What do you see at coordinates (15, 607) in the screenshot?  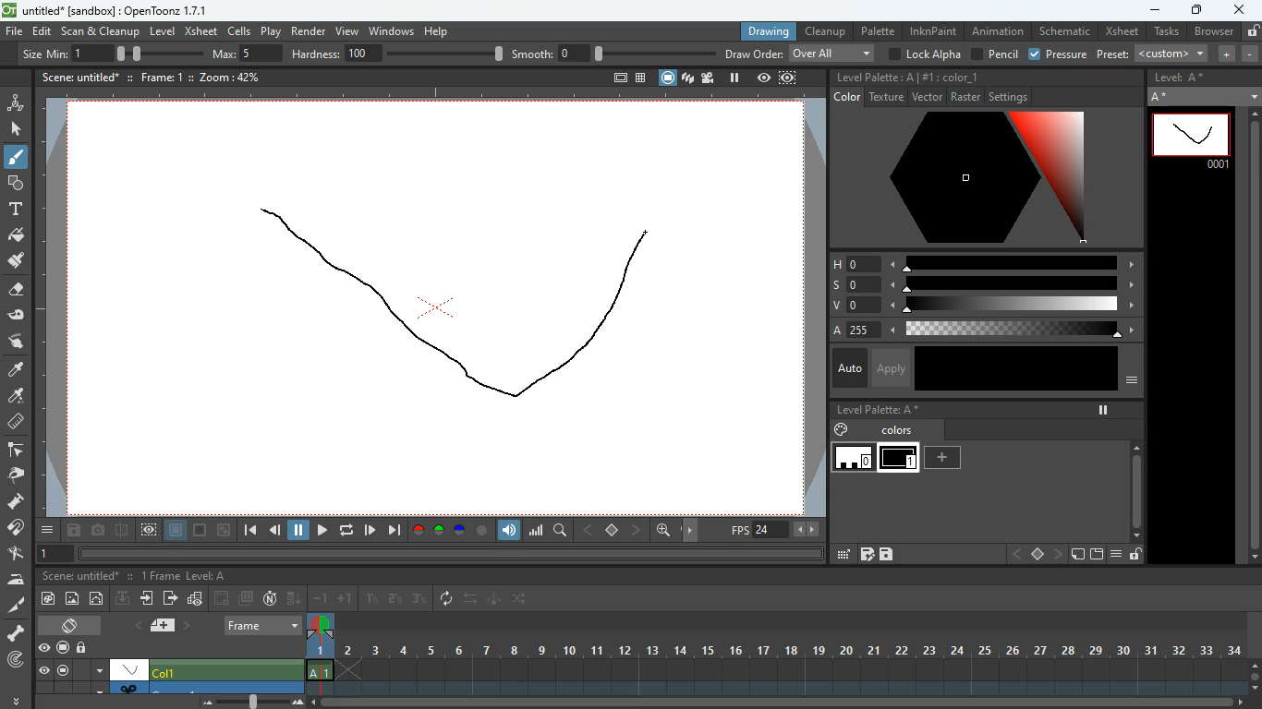 I see `cut` at bounding box center [15, 607].